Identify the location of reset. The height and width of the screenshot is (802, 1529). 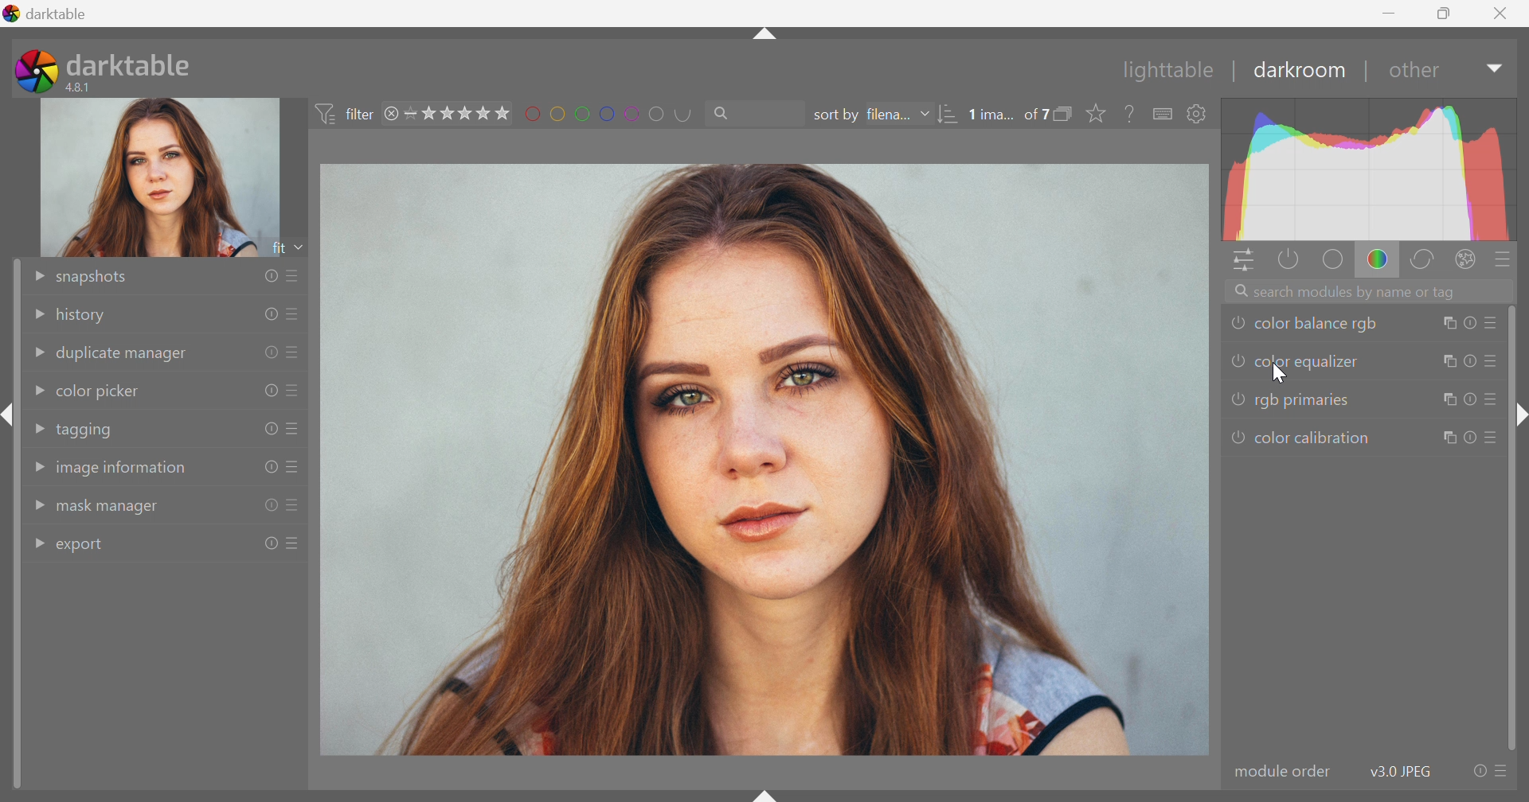
(268, 543).